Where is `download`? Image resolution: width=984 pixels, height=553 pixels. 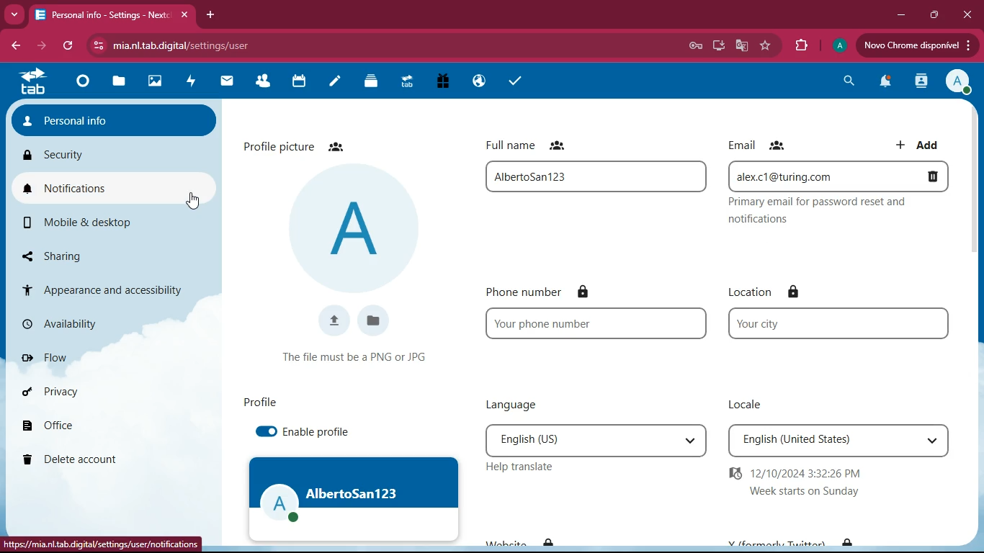 download is located at coordinates (336, 319).